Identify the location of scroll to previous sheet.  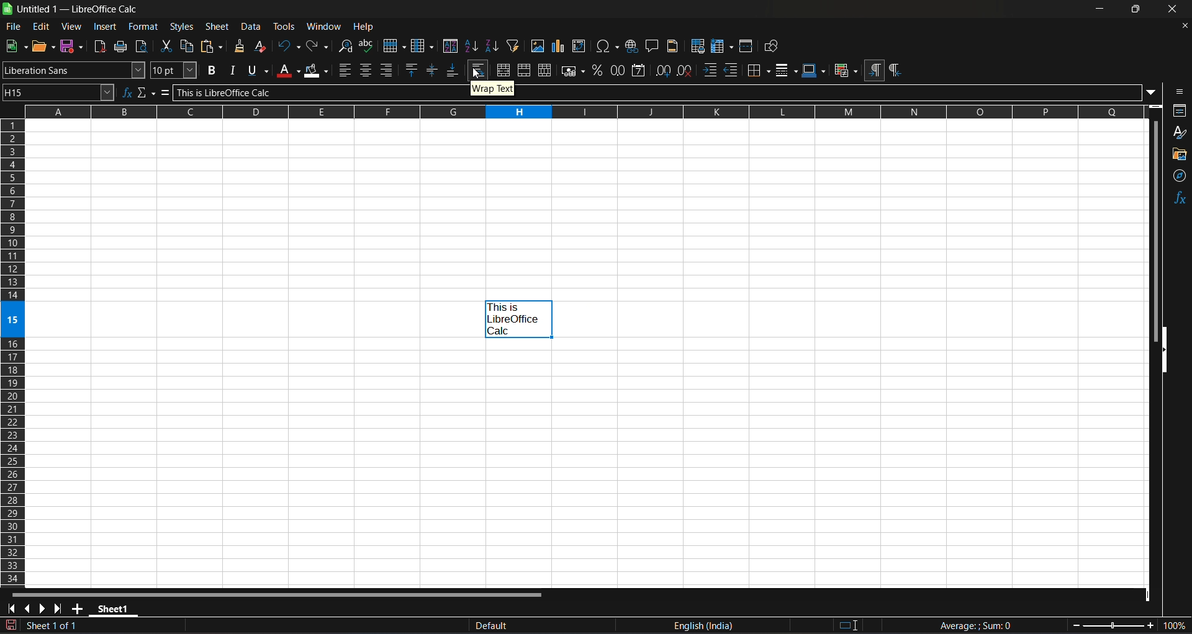
(28, 608).